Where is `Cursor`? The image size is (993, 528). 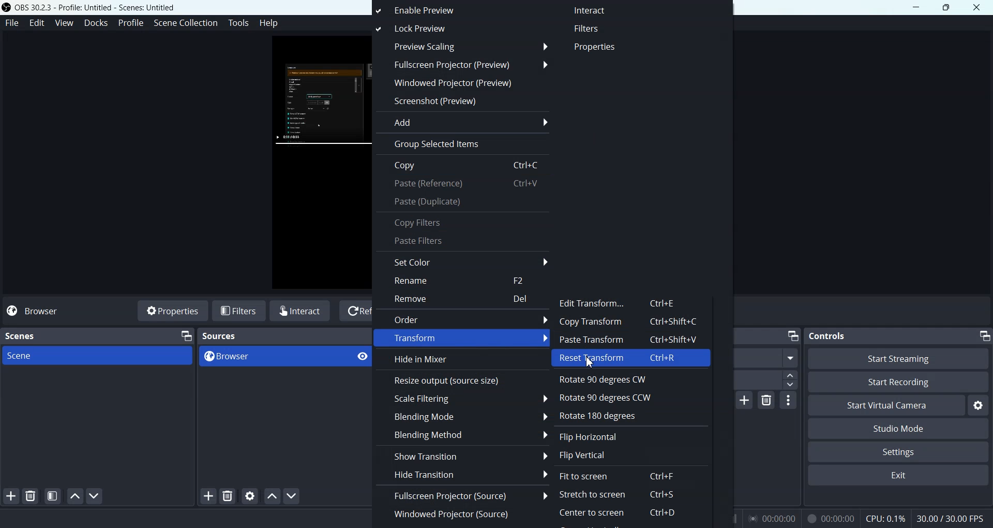 Cursor is located at coordinates (593, 364).